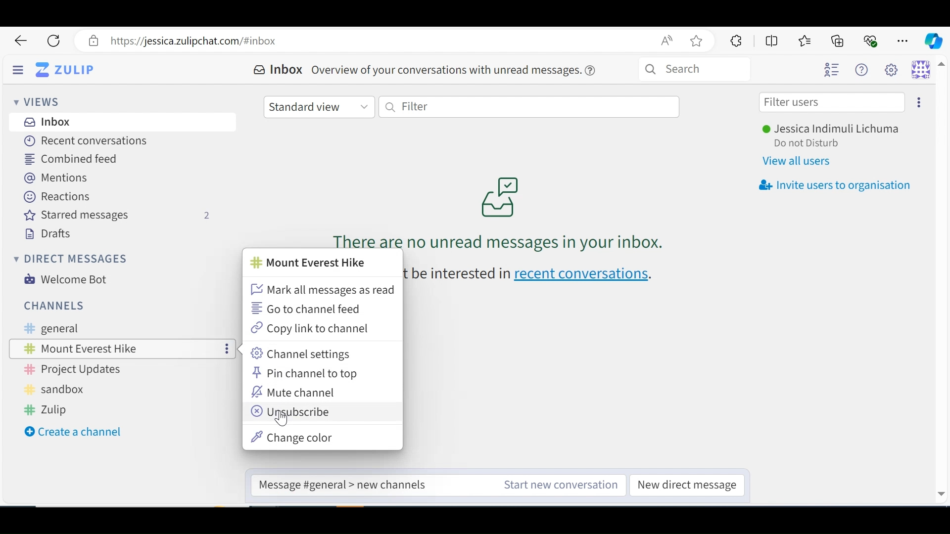  What do you see at coordinates (82, 140) in the screenshot?
I see `Recent Conversations` at bounding box center [82, 140].